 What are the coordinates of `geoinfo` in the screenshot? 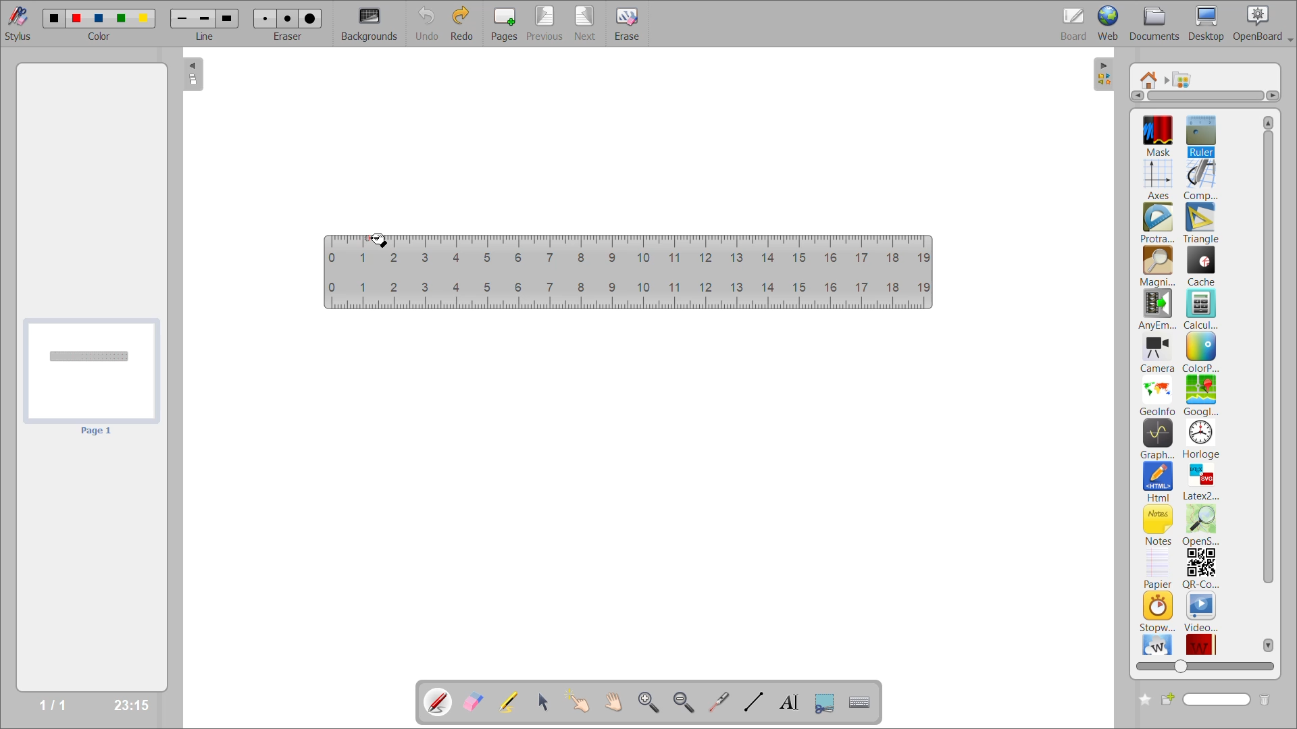 It's located at (1159, 396).